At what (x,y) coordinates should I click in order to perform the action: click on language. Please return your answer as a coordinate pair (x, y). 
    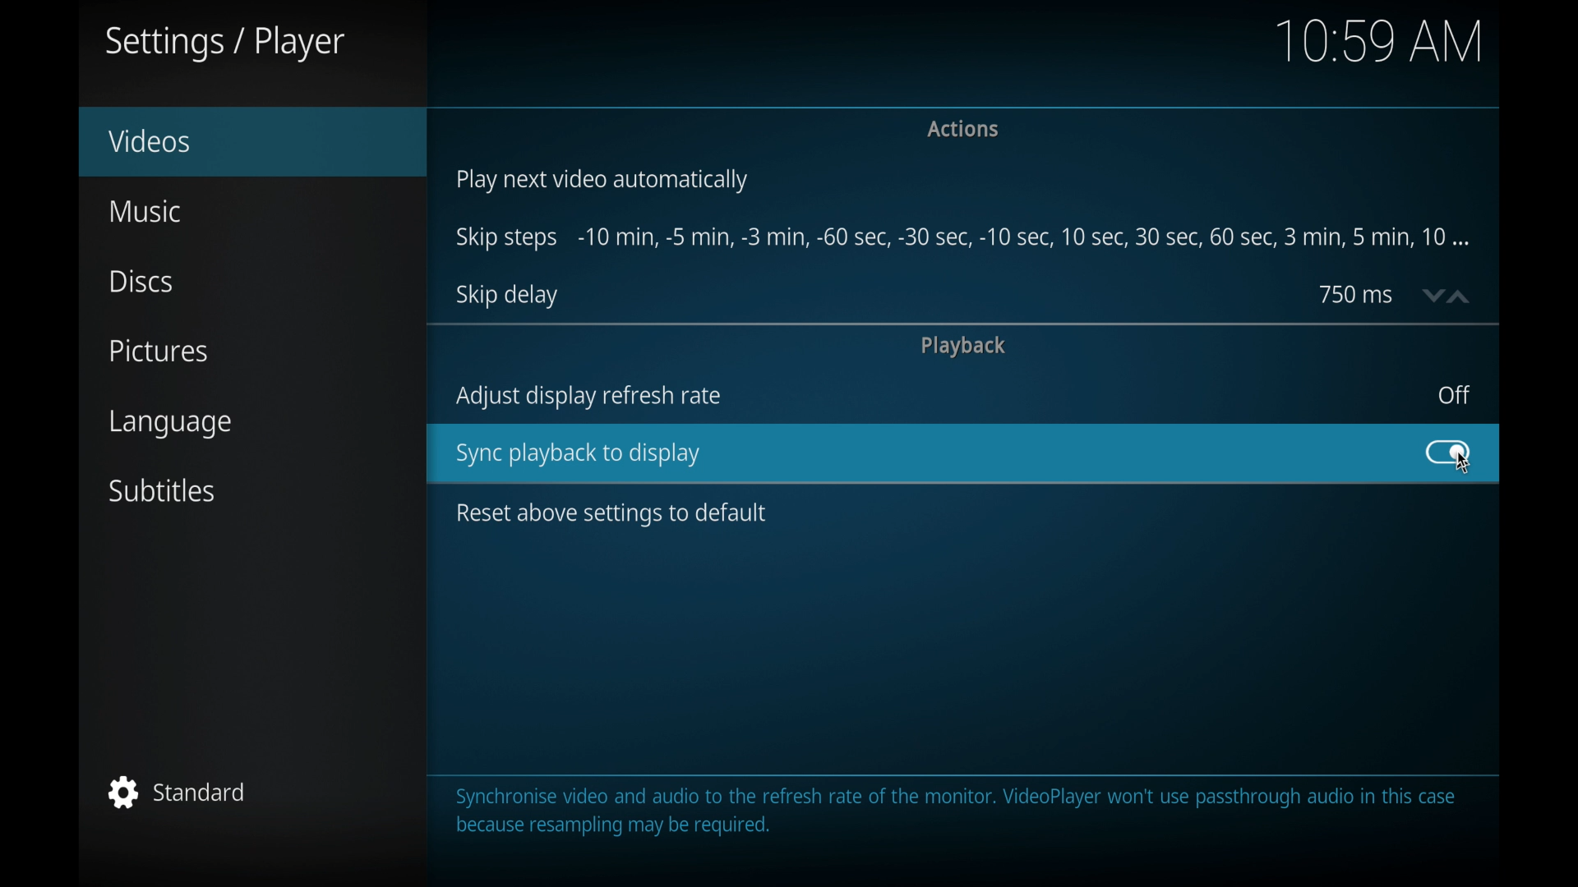
    Looking at the image, I should click on (171, 424).